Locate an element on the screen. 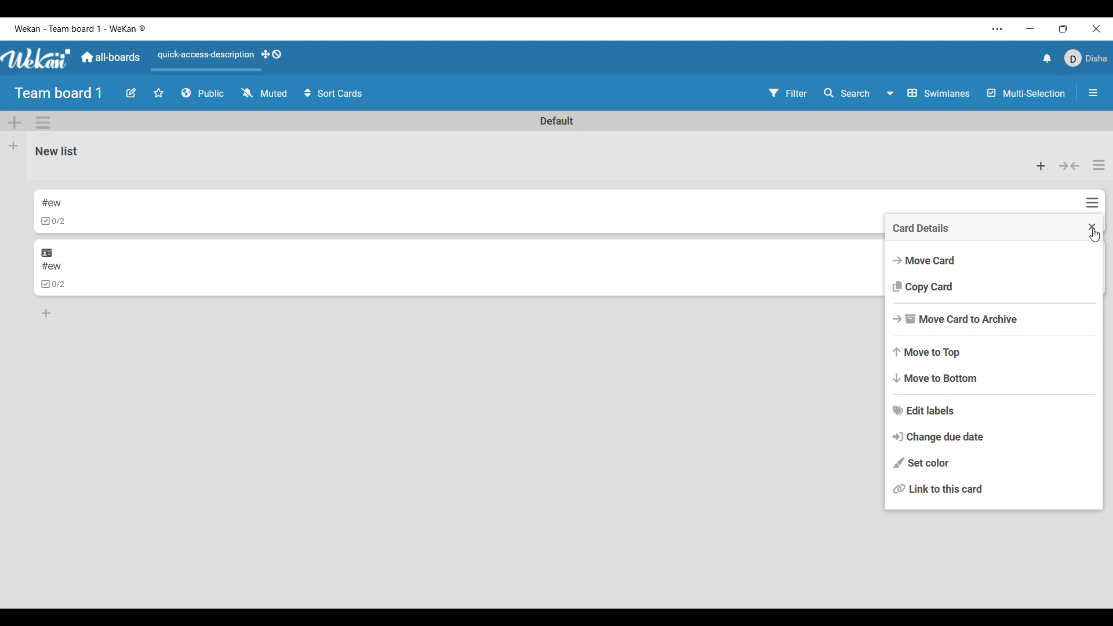 The image size is (1113, 626). Edit labels is located at coordinates (994, 410).